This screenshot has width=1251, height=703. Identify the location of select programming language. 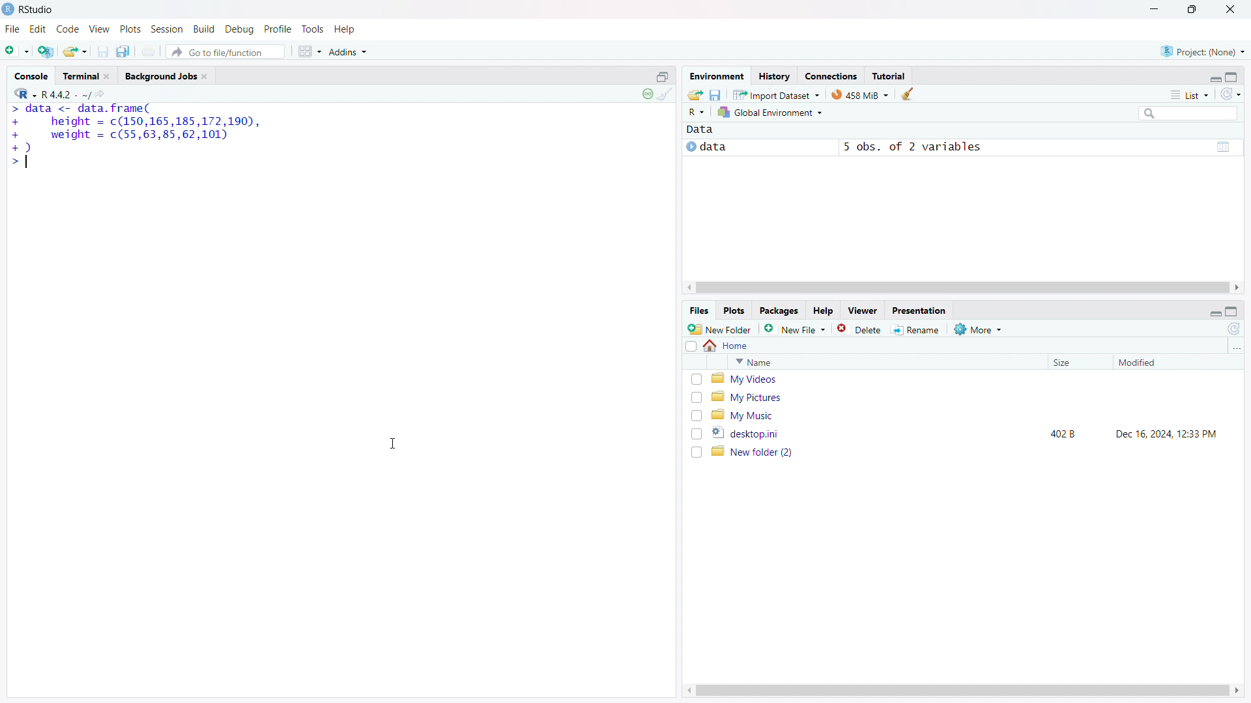
(25, 92).